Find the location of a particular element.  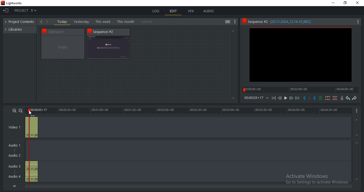

Bookmark icon is located at coordinates (244, 21).